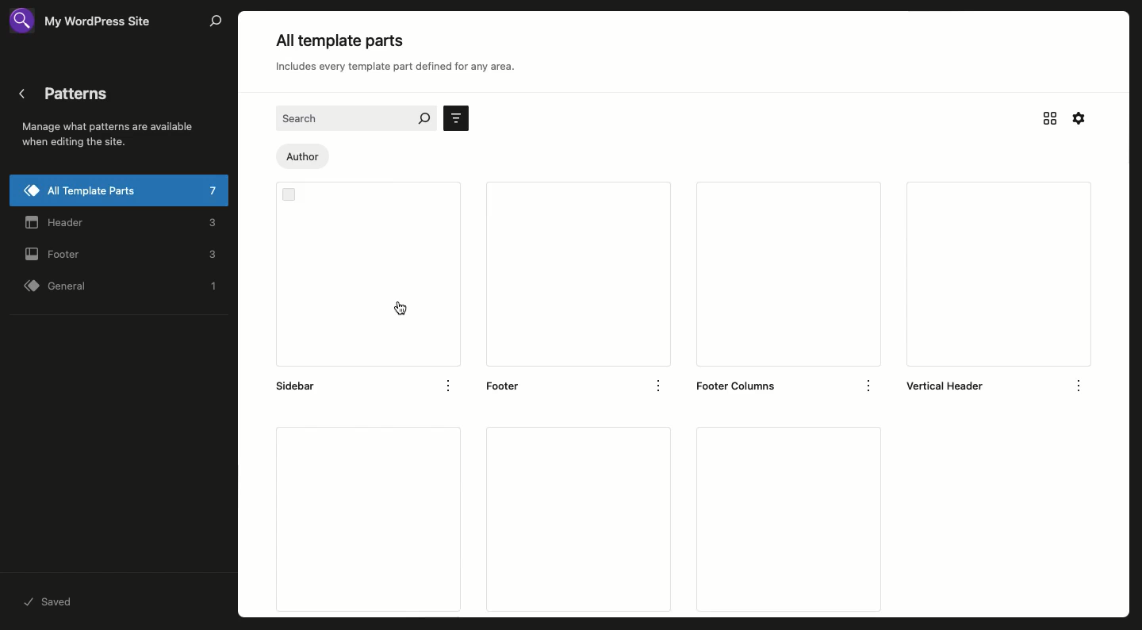  What do you see at coordinates (89, 21) in the screenshot?
I see `Site` at bounding box center [89, 21].